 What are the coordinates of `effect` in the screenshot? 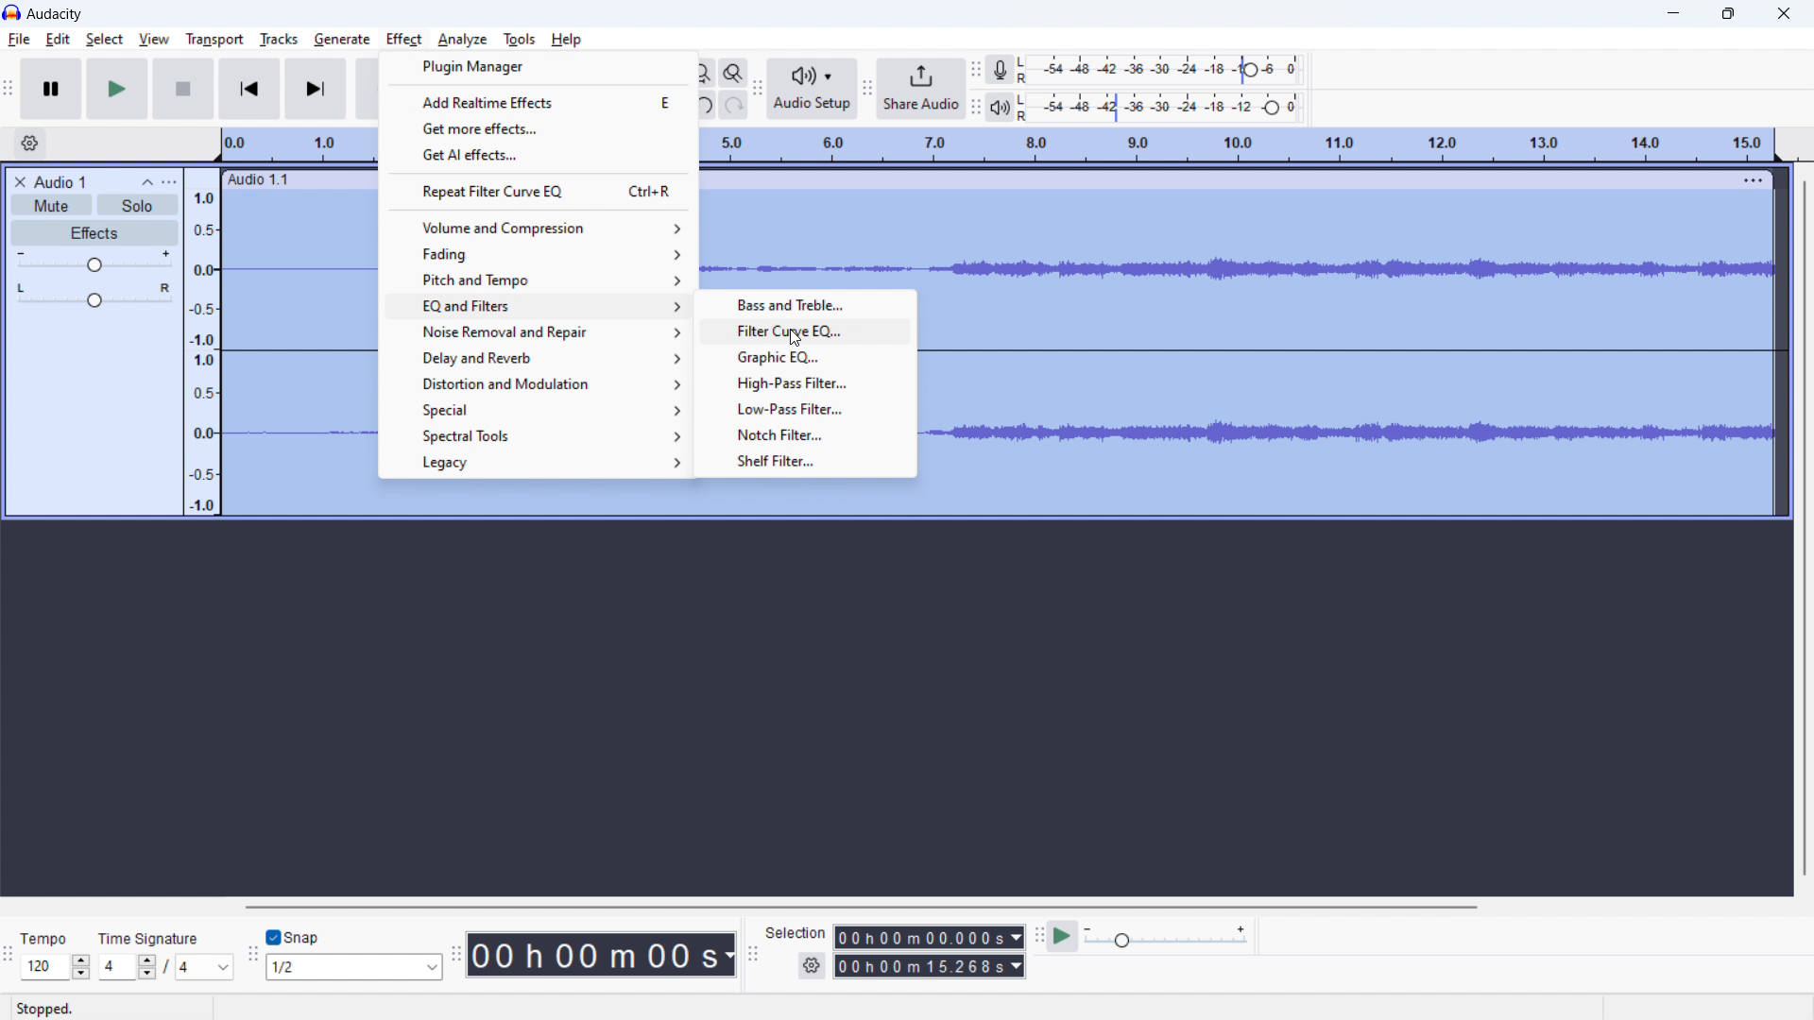 It's located at (402, 40).